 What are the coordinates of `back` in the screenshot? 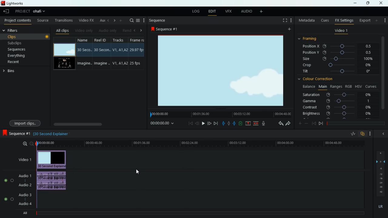 It's located at (279, 124).